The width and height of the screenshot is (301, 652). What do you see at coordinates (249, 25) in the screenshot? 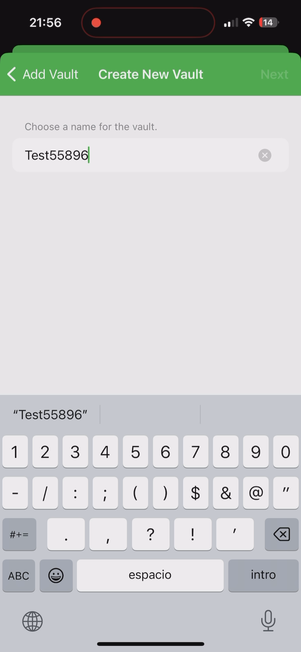
I see `wi-fi` at bounding box center [249, 25].